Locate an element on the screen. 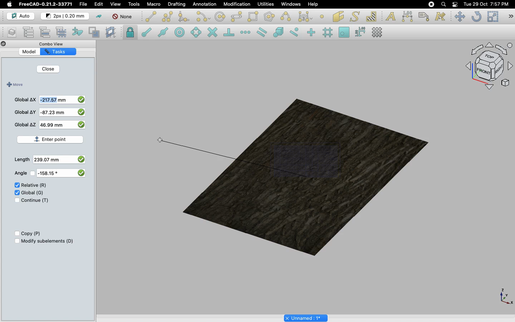  View is located at coordinates (116, 4).